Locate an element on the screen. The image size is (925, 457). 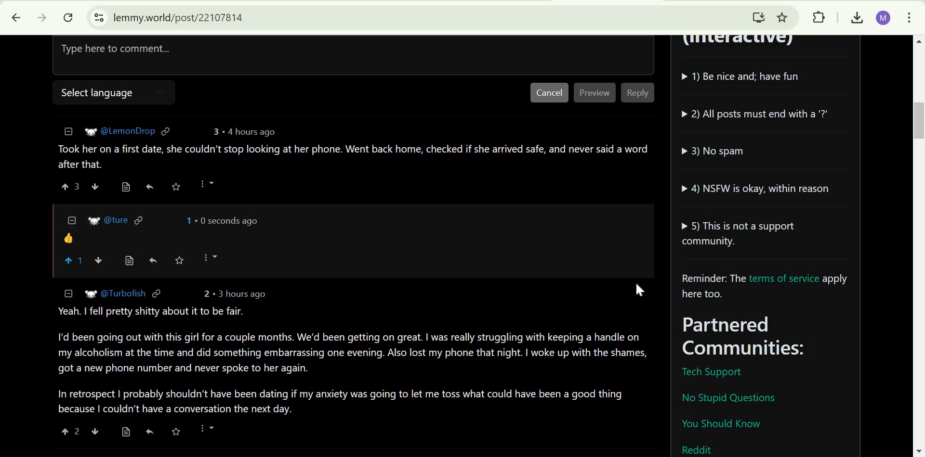
view source is located at coordinates (125, 187).